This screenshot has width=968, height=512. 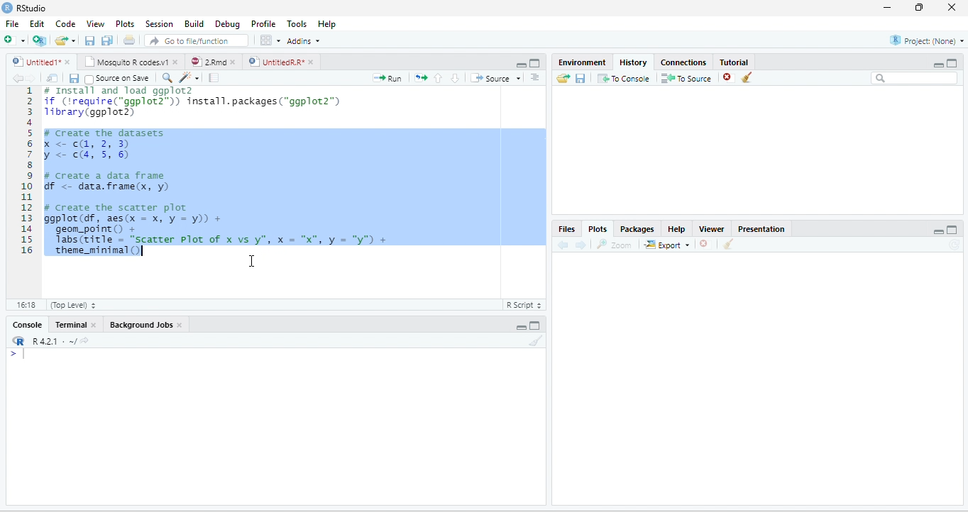 What do you see at coordinates (311, 62) in the screenshot?
I see `close` at bounding box center [311, 62].